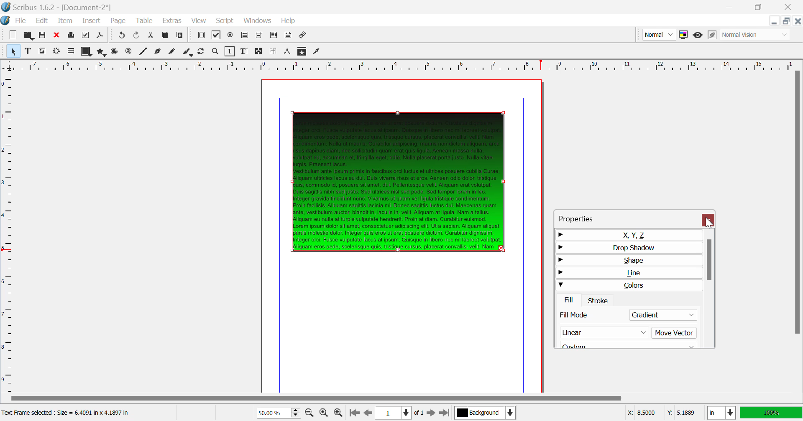 The image size is (803, 421). I want to click on Edit in Preview Mode, so click(713, 35).